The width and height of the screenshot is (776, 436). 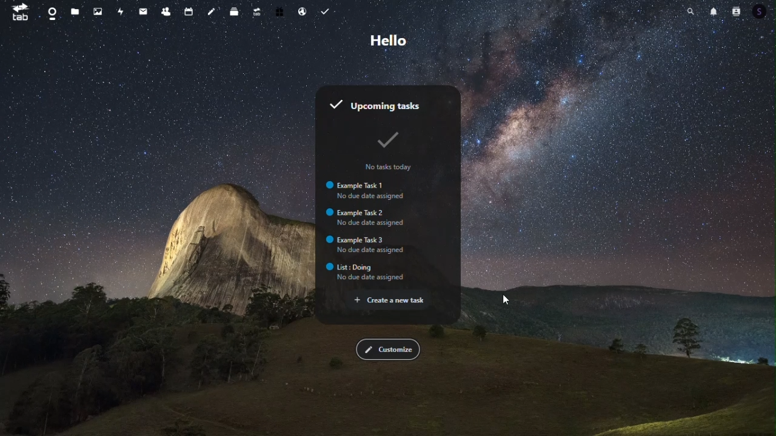 I want to click on photos, so click(x=99, y=12).